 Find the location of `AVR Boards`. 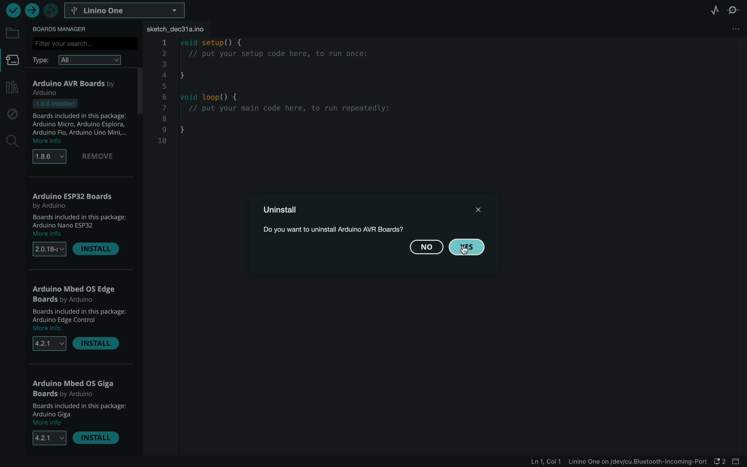

AVR Boards is located at coordinates (81, 86).